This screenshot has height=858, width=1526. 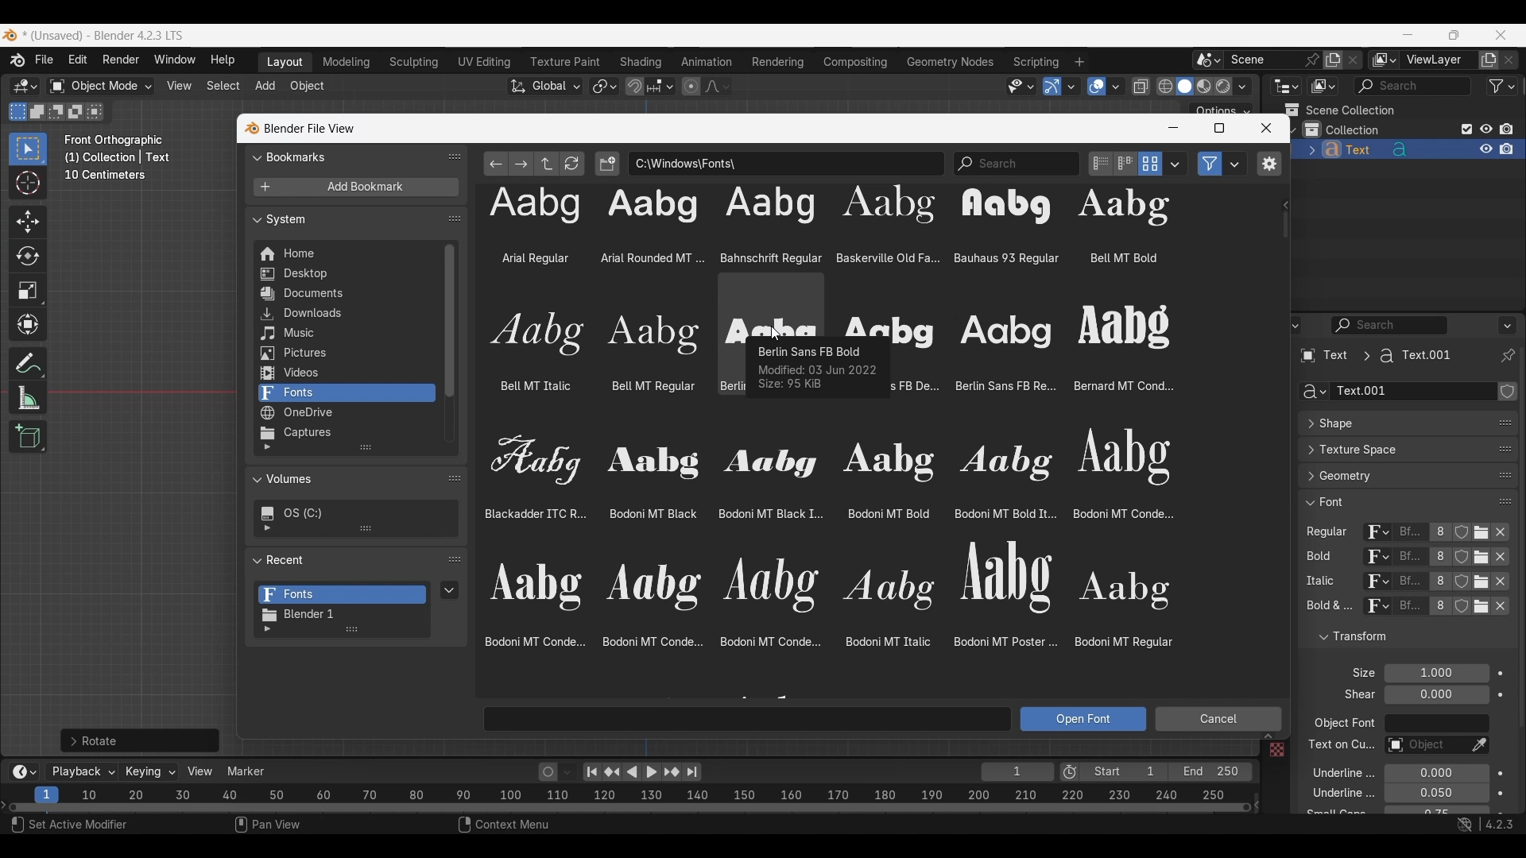 What do you see at coordinates (1374, 356) in the screenshot?
I see `Pathway of current panel changed` at bounding box center [1374, 356].